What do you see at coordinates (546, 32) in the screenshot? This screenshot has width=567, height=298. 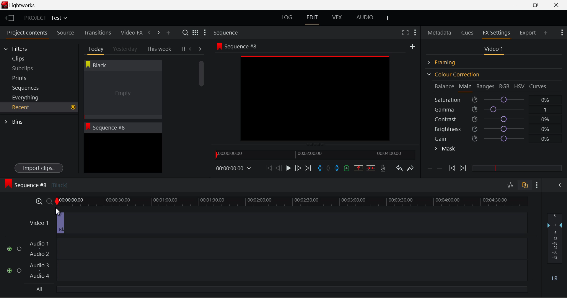 I see `Add Panel` at bounding box center [546, 32].